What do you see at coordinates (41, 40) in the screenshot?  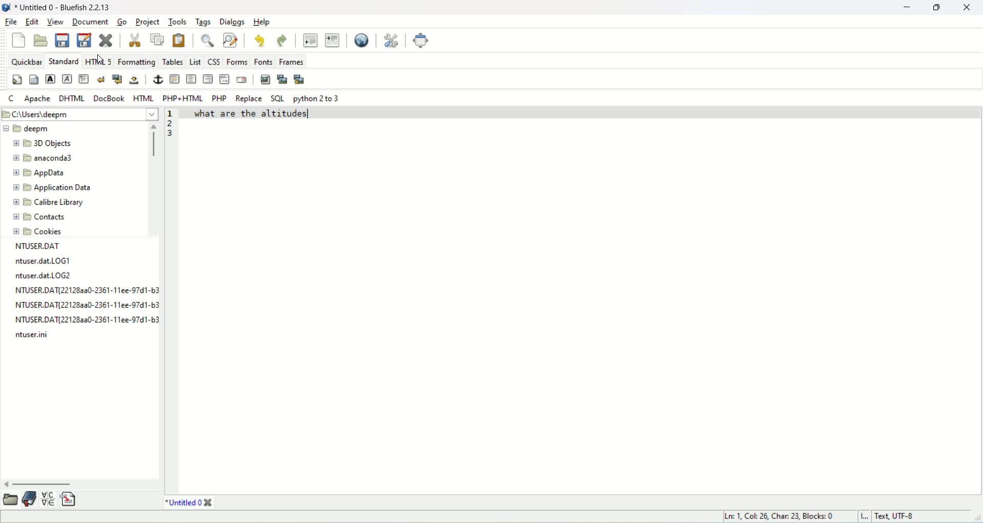 I see `open file` at bounding box center [41, 40].